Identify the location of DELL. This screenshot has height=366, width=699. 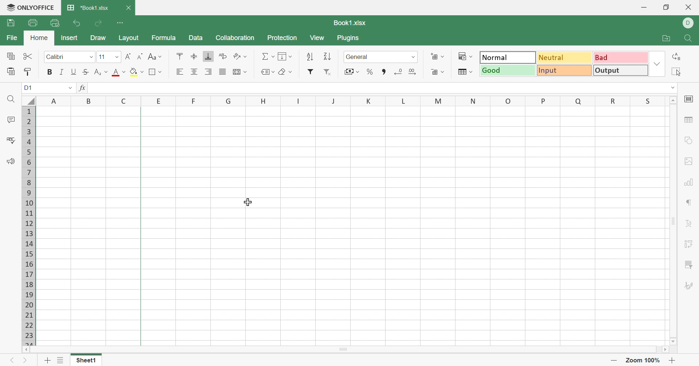
(689, 23).